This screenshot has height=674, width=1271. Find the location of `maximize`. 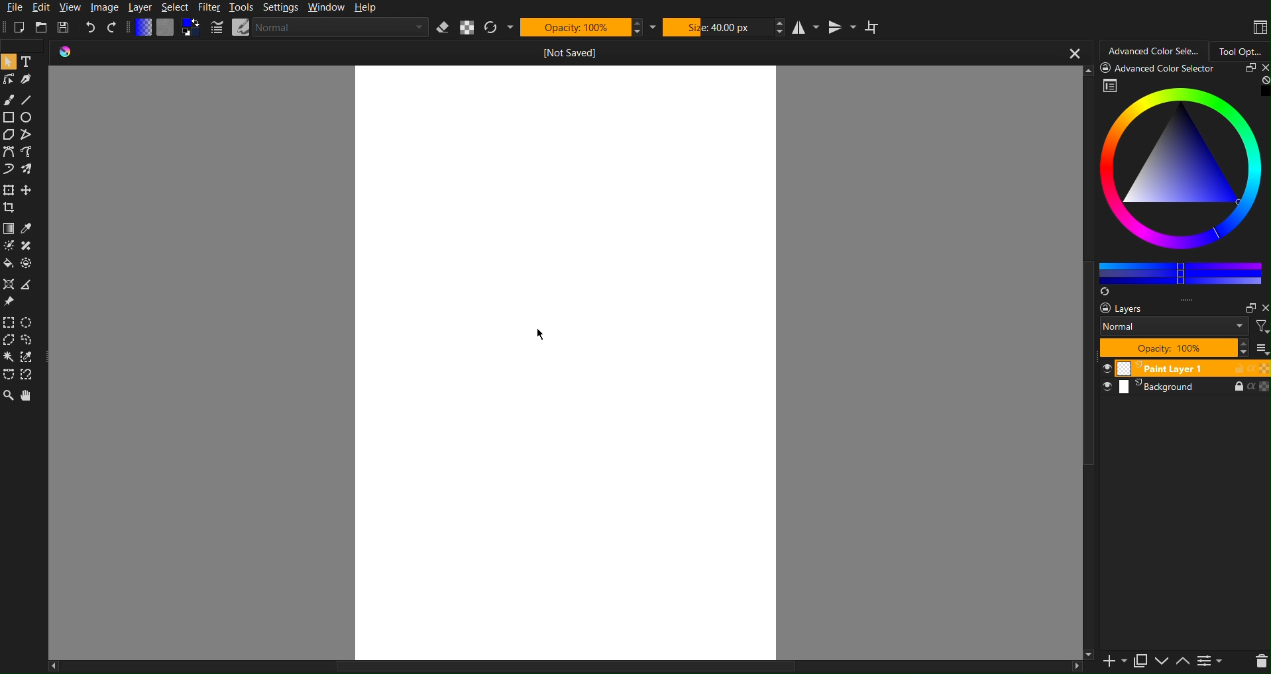

maximize is located at coordinates (1246, 306).